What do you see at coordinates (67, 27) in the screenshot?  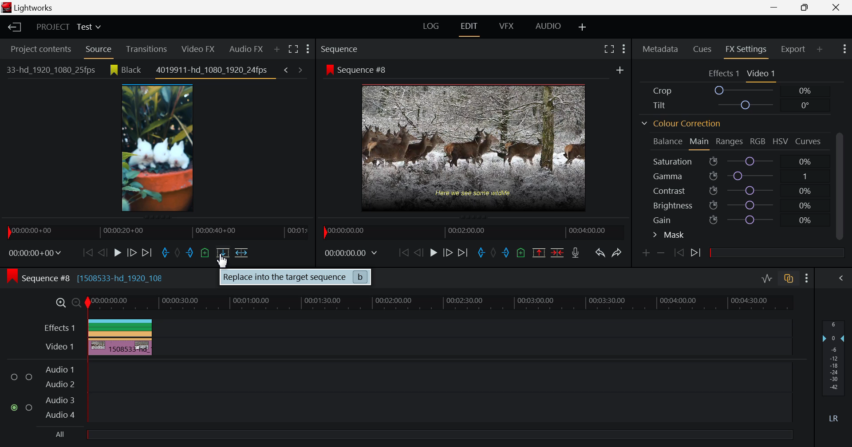 I see `Project Title` at bounding box center [67, 27].